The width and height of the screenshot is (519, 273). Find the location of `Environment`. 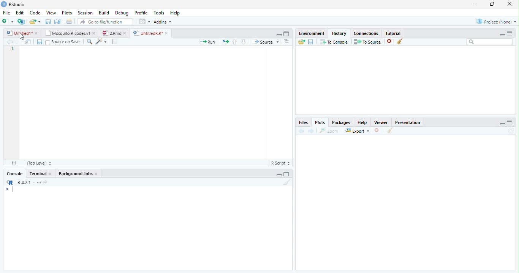

Environment is located at coordinates (312, 33).